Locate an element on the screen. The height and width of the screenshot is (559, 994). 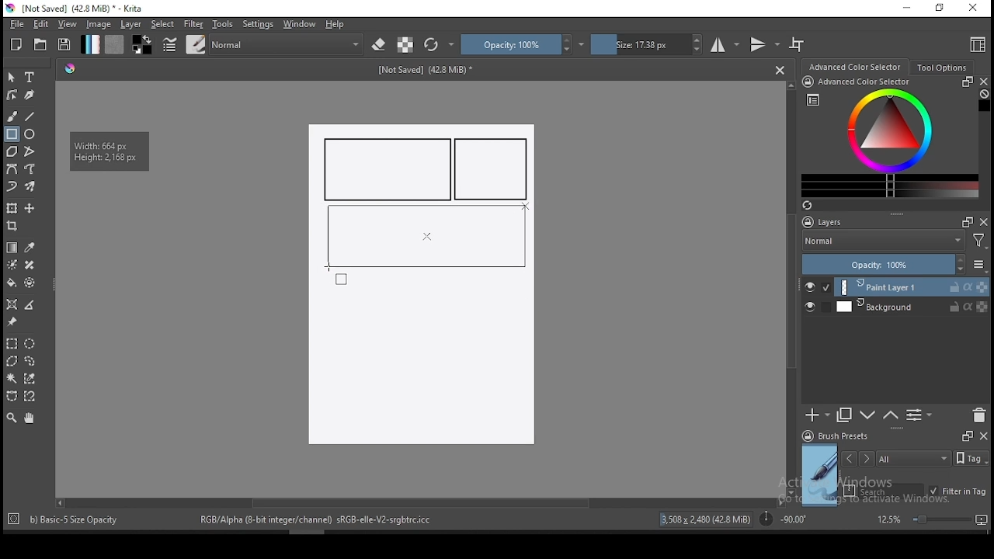
pick a color from image and current layer is located at coordinates (30, 248).